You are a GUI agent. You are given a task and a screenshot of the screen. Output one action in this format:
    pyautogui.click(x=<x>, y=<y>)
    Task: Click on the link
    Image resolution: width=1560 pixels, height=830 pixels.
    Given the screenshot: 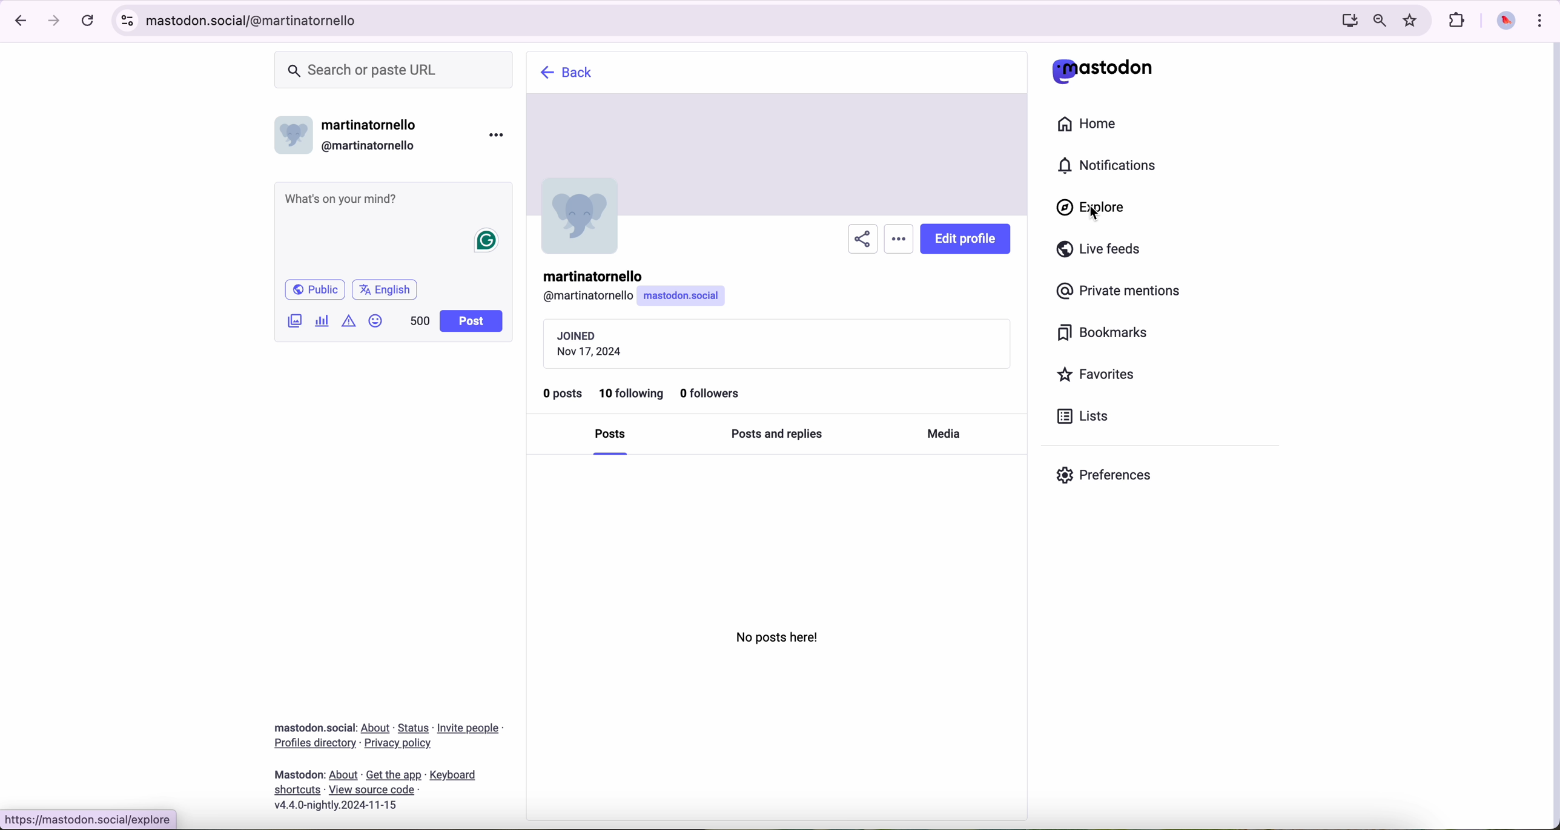 What is the action you would take?
    pyautogui.click(x=394, y=776)
    